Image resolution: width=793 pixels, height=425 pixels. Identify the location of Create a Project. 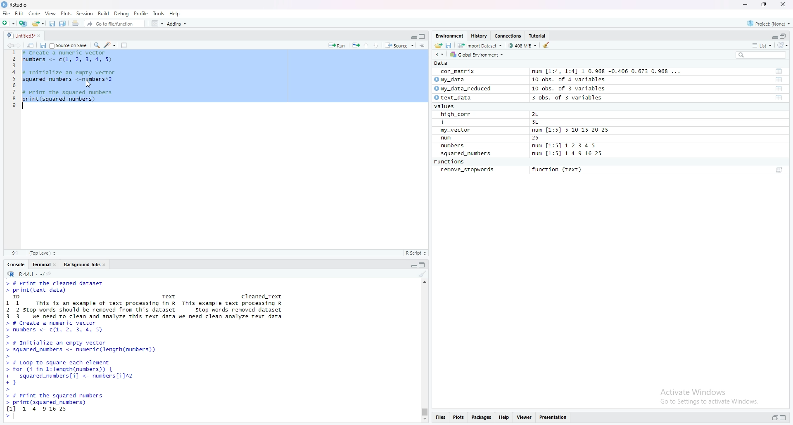
(23, 22).